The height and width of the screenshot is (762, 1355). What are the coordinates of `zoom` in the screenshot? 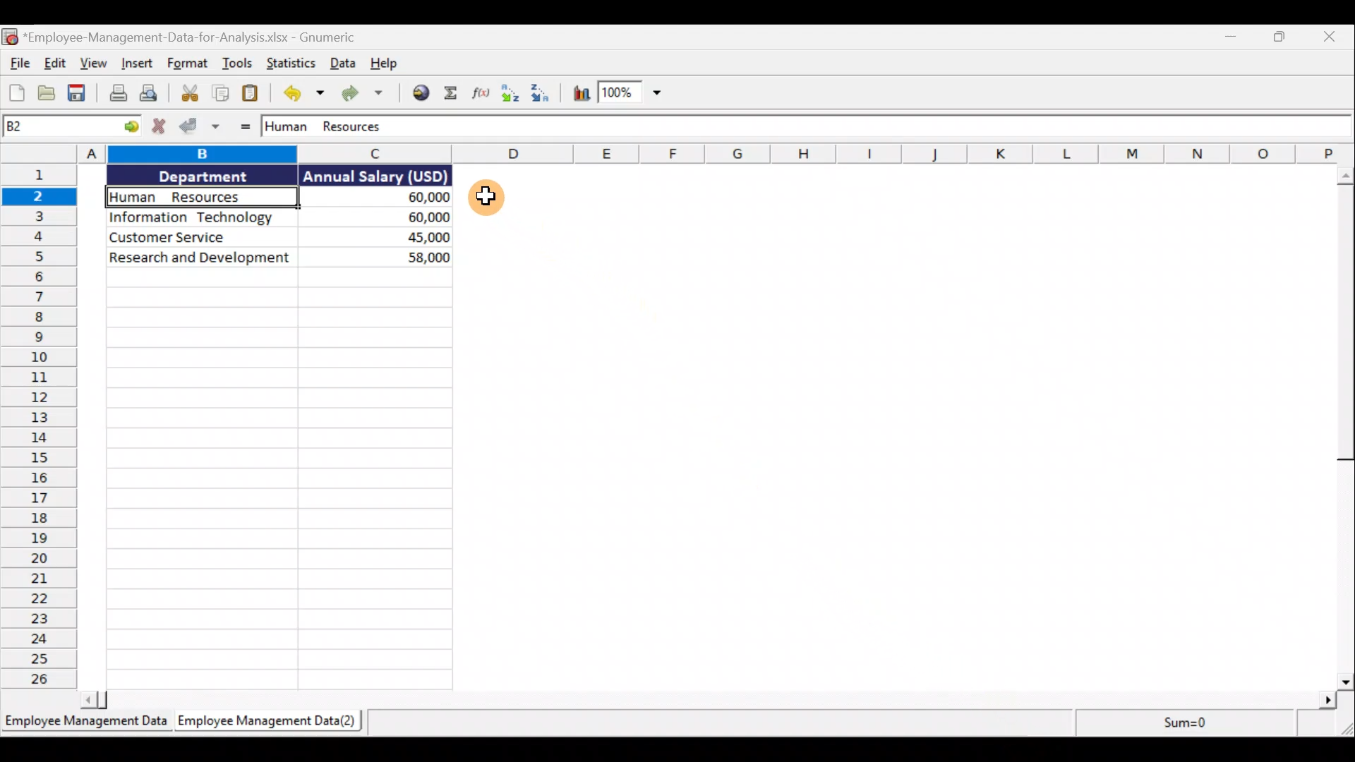 It's located at (639, 94).